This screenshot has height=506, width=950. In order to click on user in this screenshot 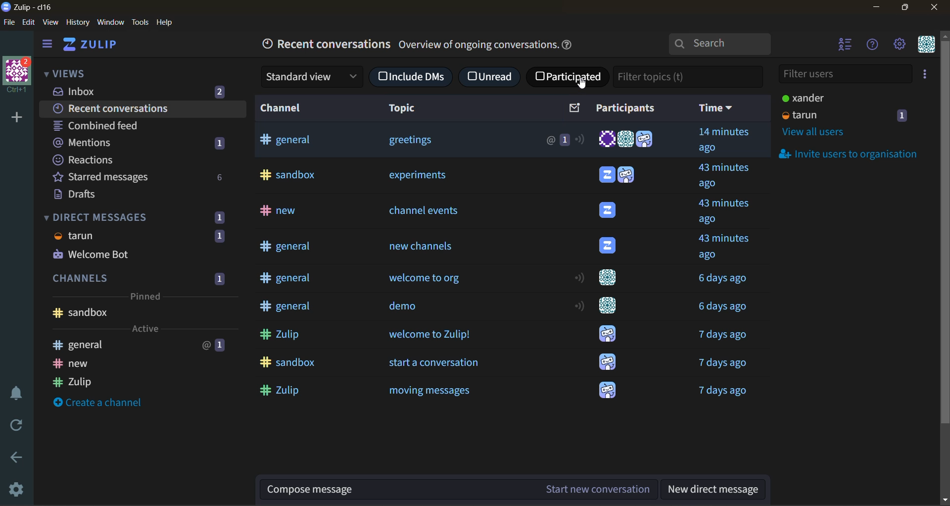, I will do `click(610, 334)`.